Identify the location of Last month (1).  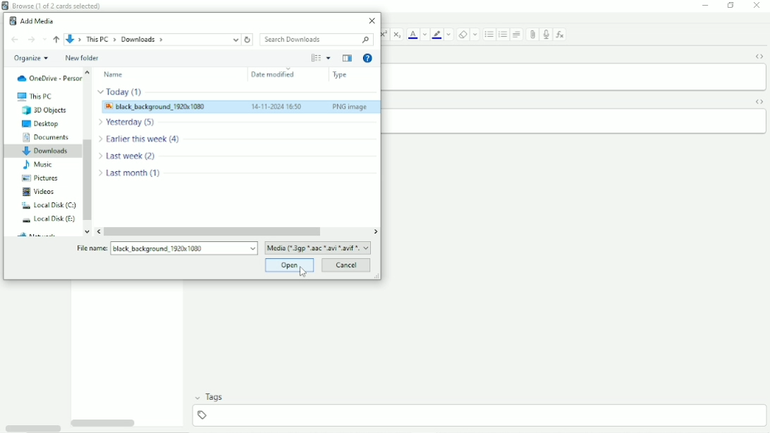
(130, 173).